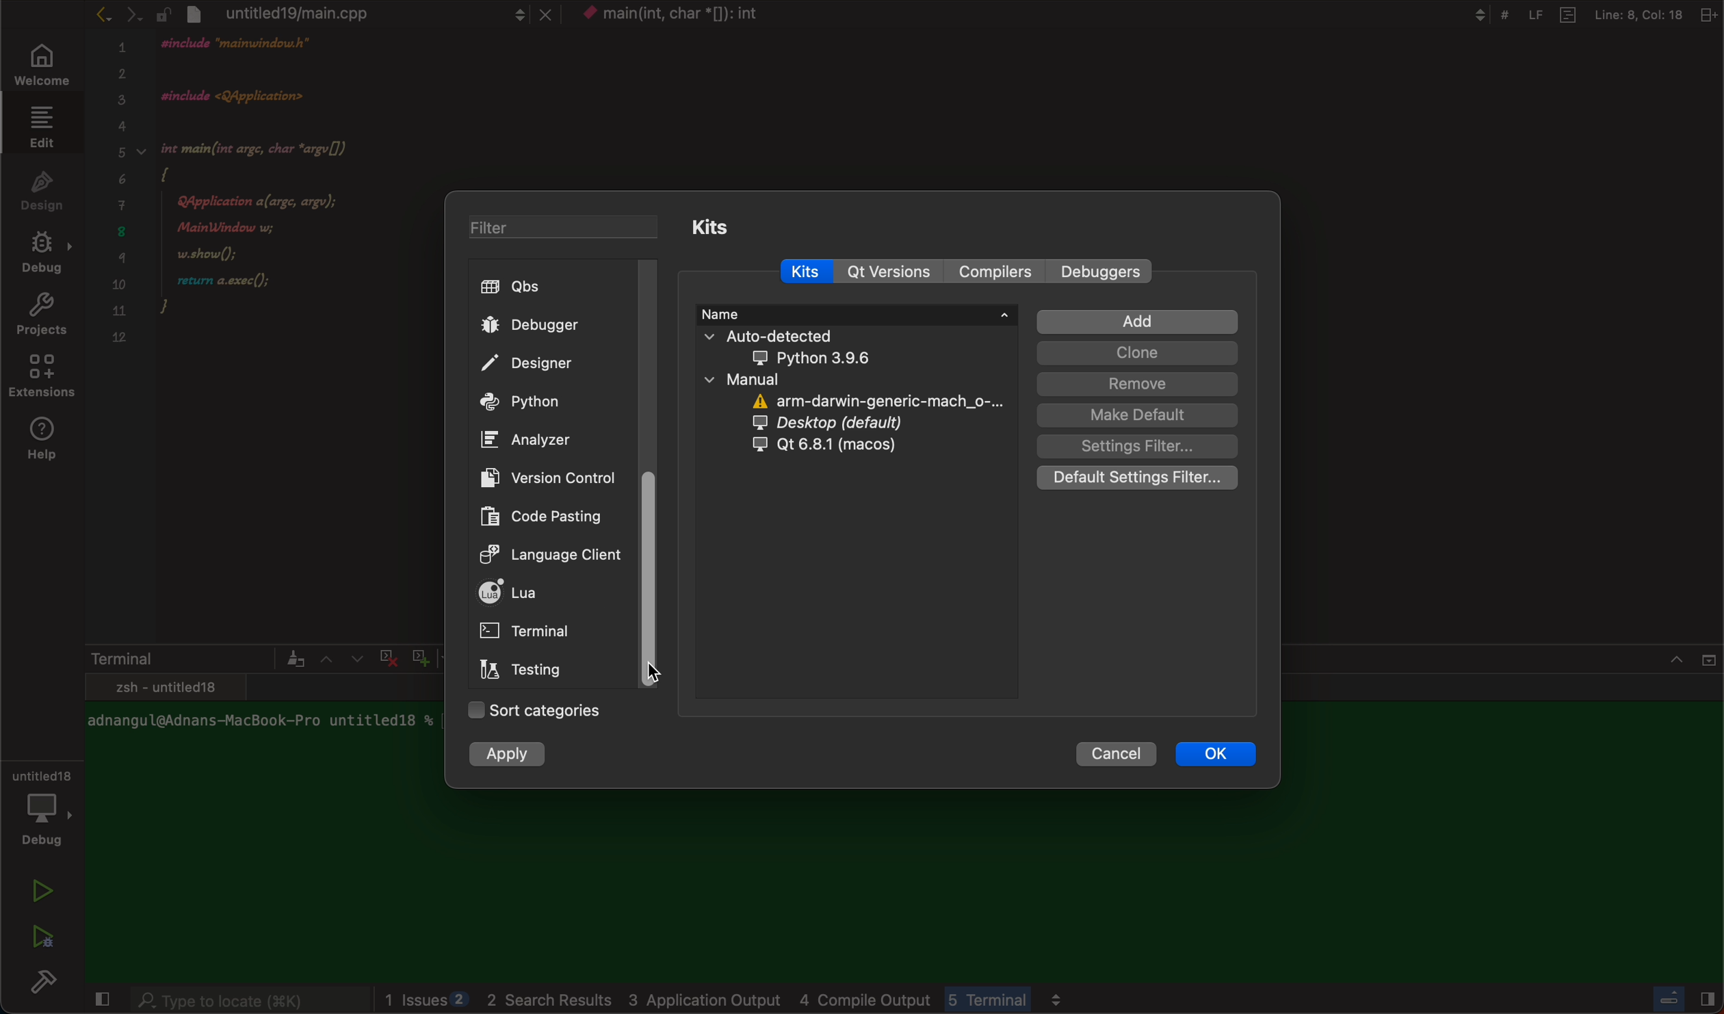 Image resolution: width=1724 pixels, height=1014 pixels. Describe the element at coordinates (355, 13) in the screenshot. I see `file tab` at that location.